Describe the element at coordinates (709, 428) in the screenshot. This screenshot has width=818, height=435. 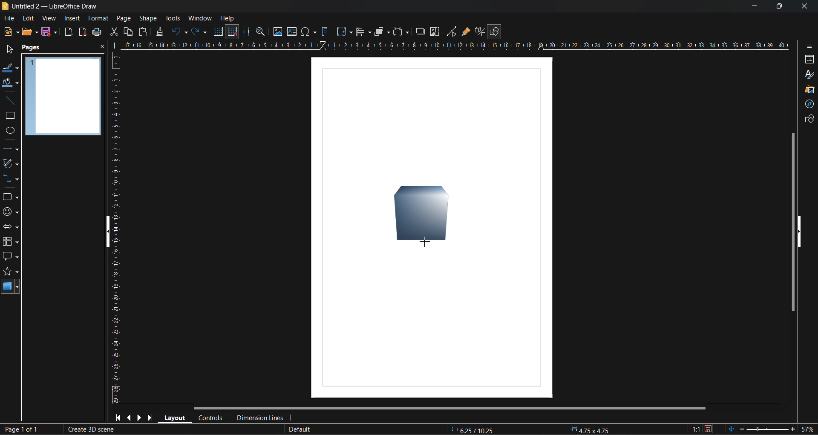
I see `click to save` at that location.